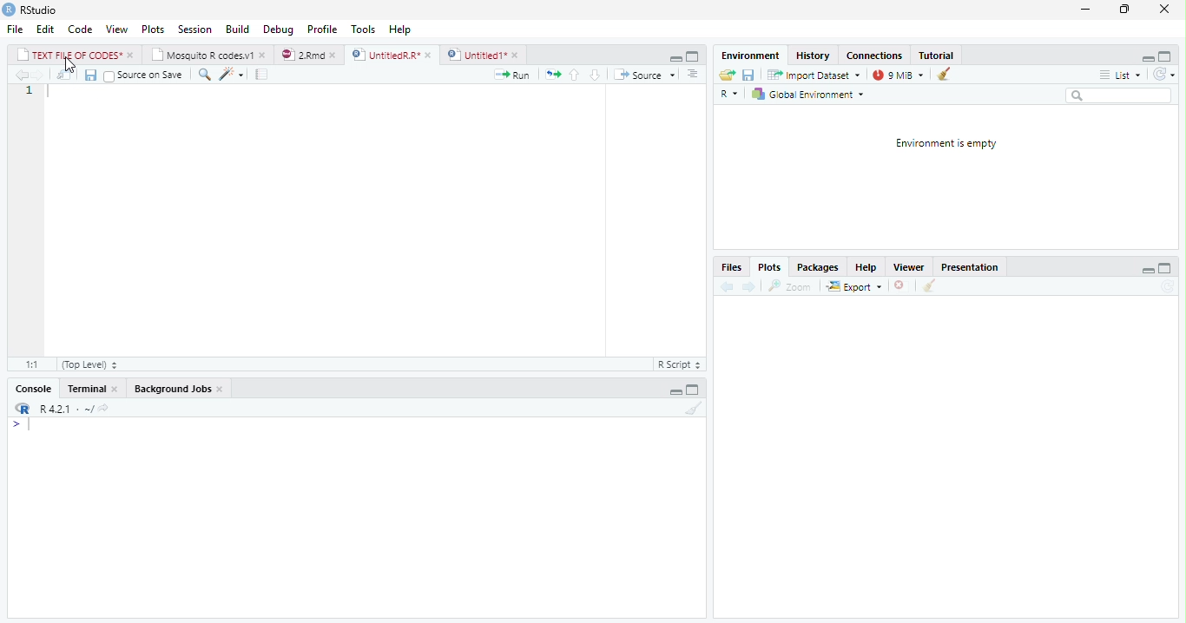 The image size is (1186, 623). Describe the element at coordinates (876, 56) in the screenshot. I see `connections` at that location.